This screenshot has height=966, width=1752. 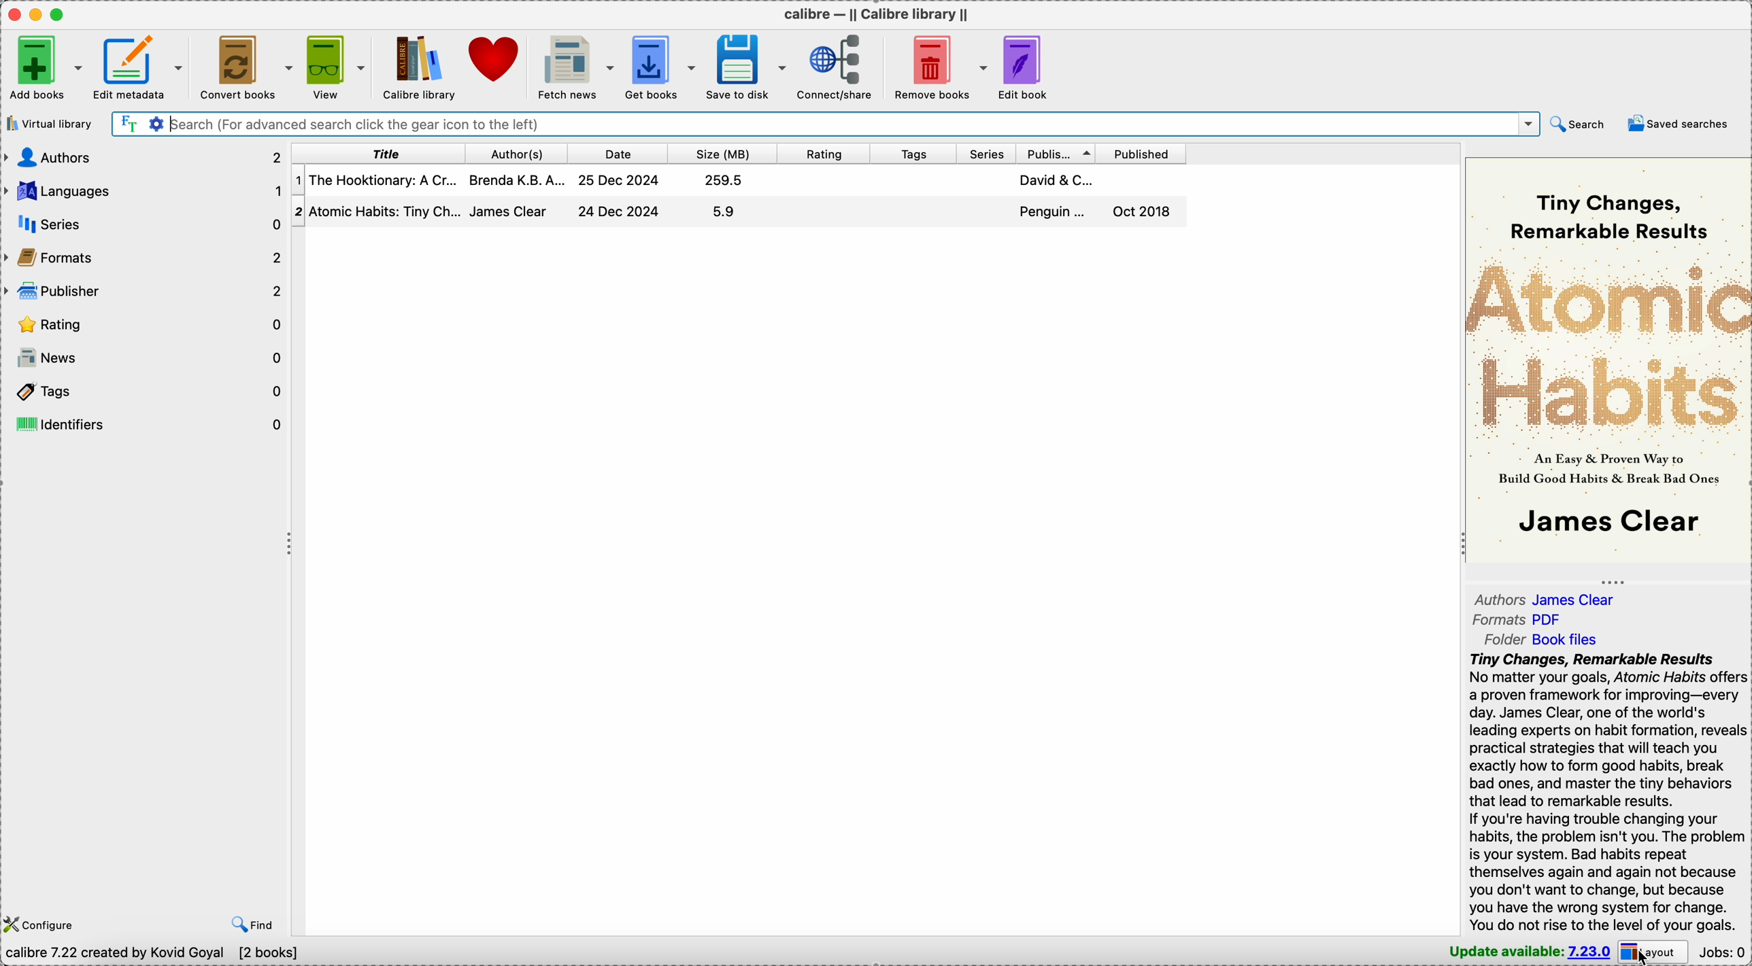 I want to click on rating, so click(x=824, y=154).